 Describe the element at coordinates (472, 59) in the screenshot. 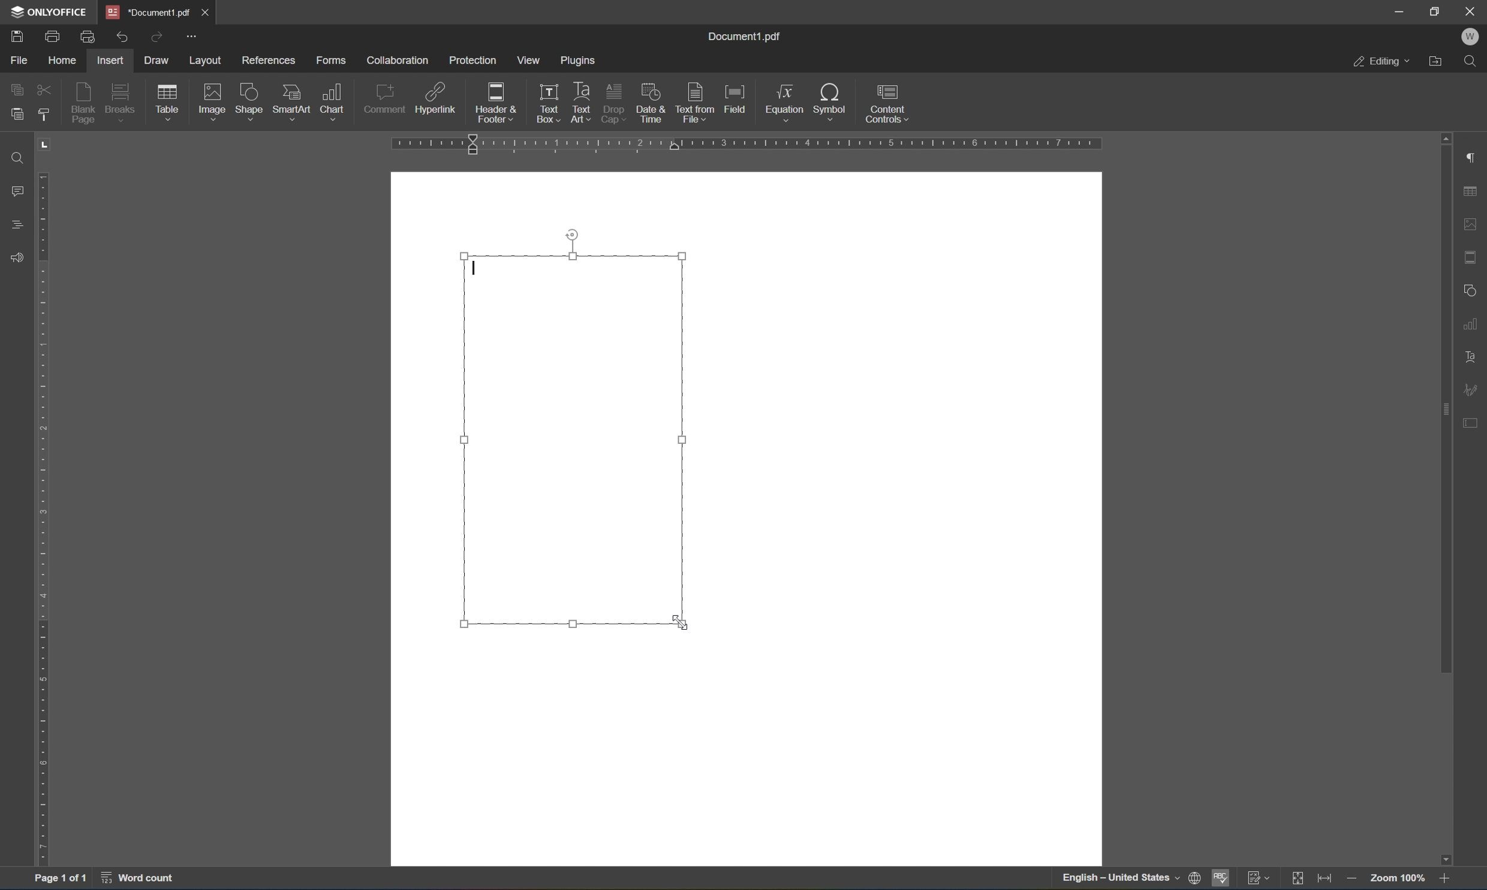

I see `protection` at that location.